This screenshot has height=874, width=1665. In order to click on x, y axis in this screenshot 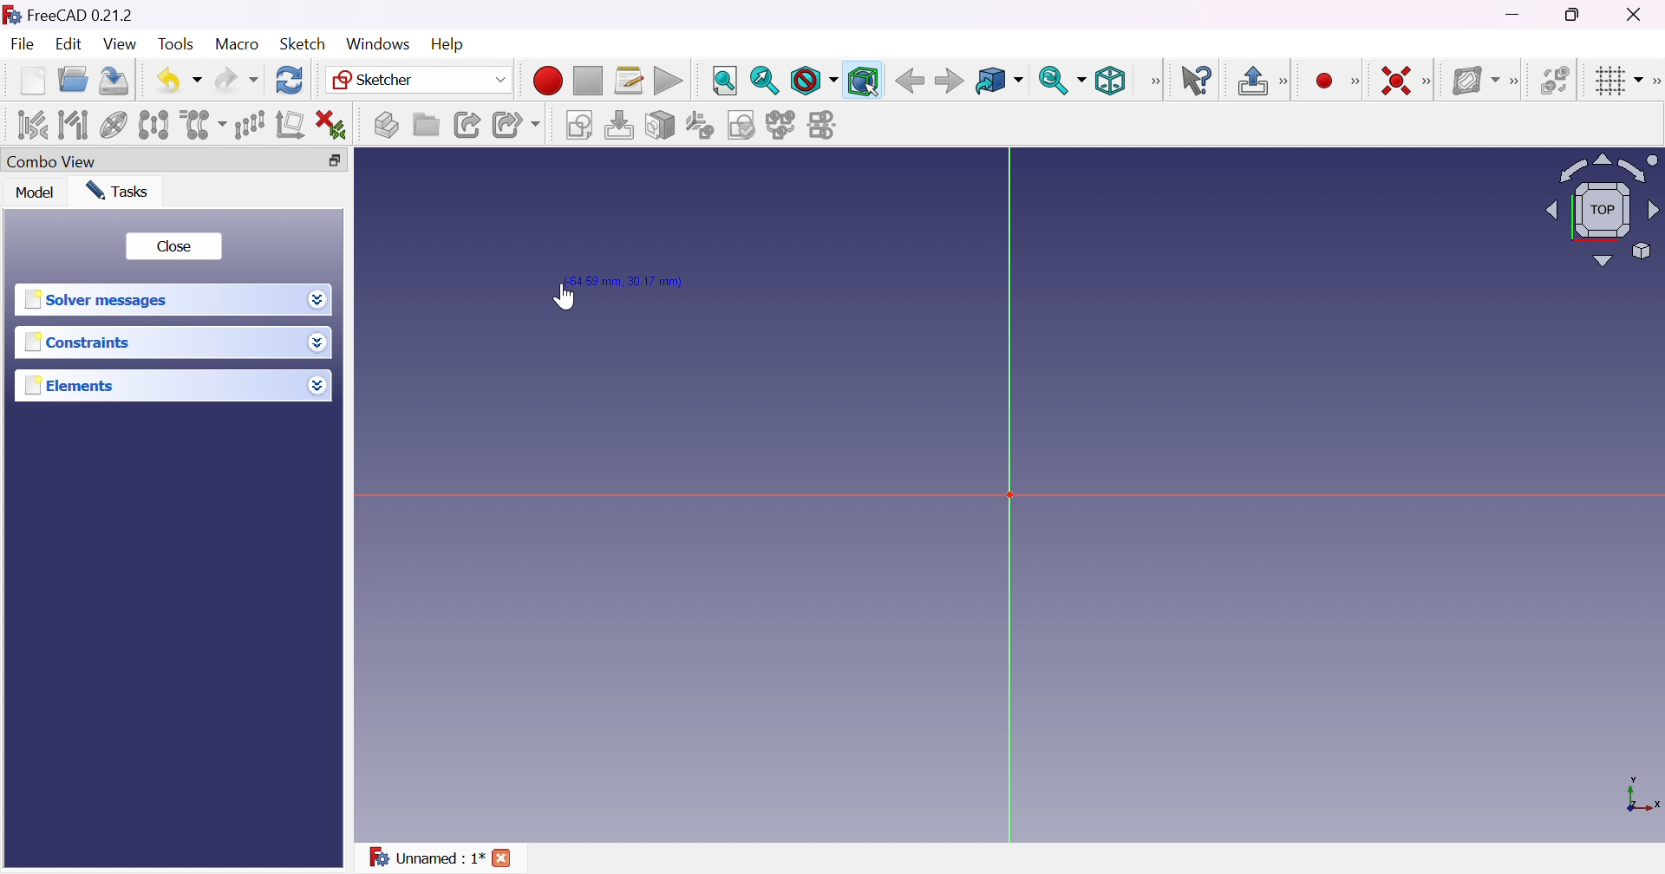, I will do `click(1640, 796)`.